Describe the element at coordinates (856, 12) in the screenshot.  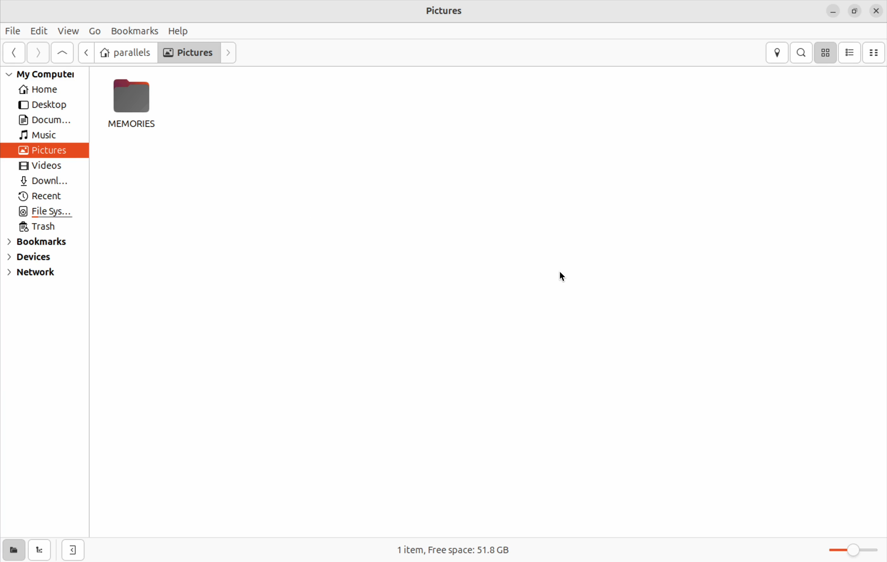
I see `resize` at that location.